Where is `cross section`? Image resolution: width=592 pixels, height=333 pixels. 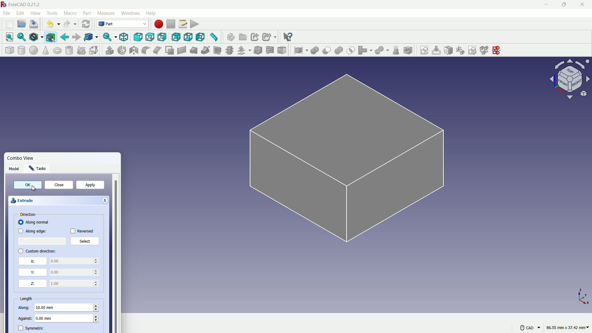
cross section is located at coordinates (231, 50).